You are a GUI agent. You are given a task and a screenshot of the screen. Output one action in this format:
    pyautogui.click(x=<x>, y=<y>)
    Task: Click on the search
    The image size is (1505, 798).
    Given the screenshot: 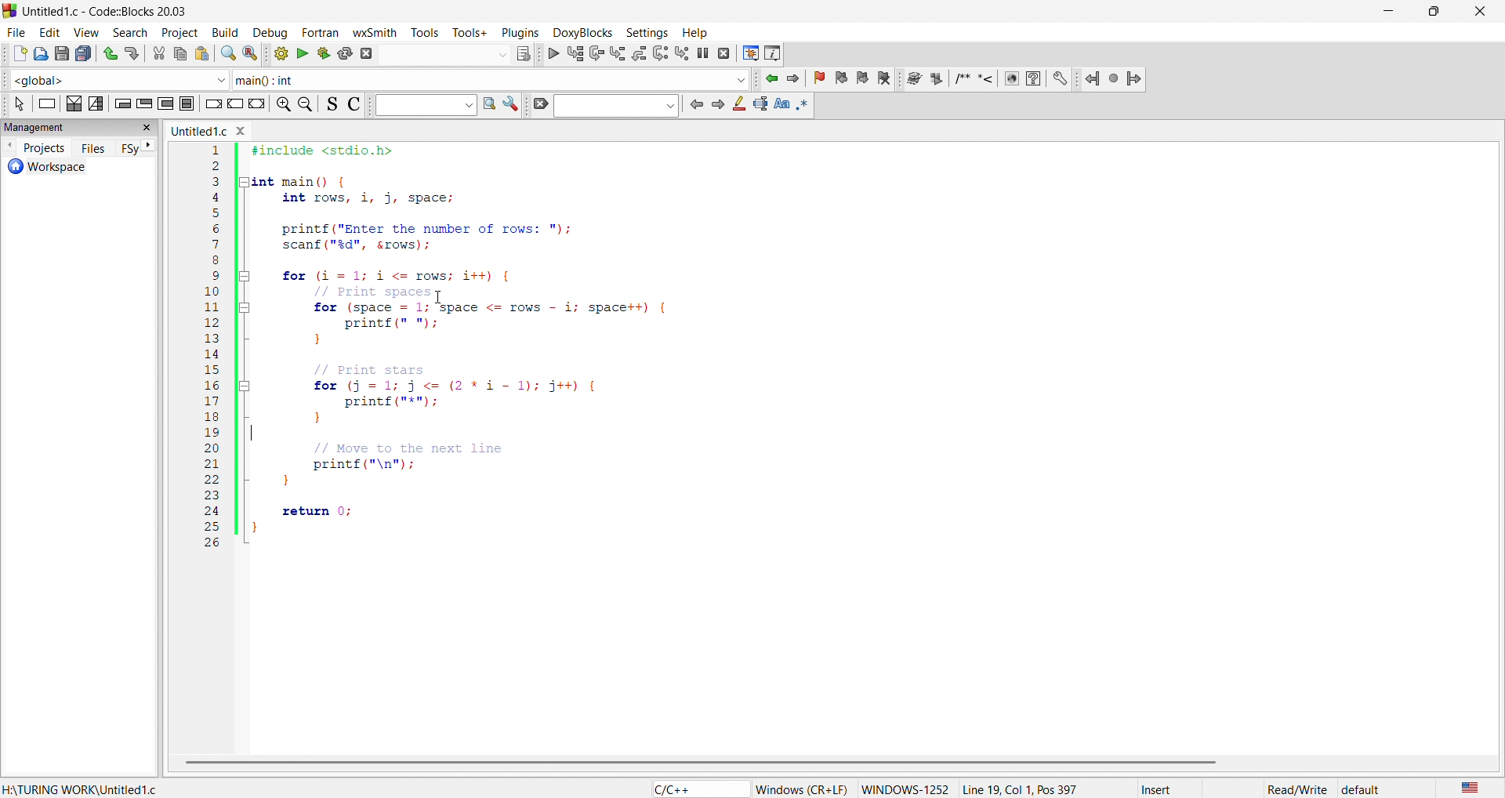 What is the action you would take?
    pyautogui.click(x=125, y=31)
    